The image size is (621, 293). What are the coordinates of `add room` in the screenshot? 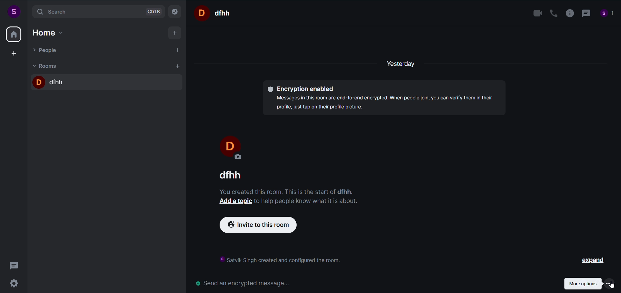 It's located at (179, 66).